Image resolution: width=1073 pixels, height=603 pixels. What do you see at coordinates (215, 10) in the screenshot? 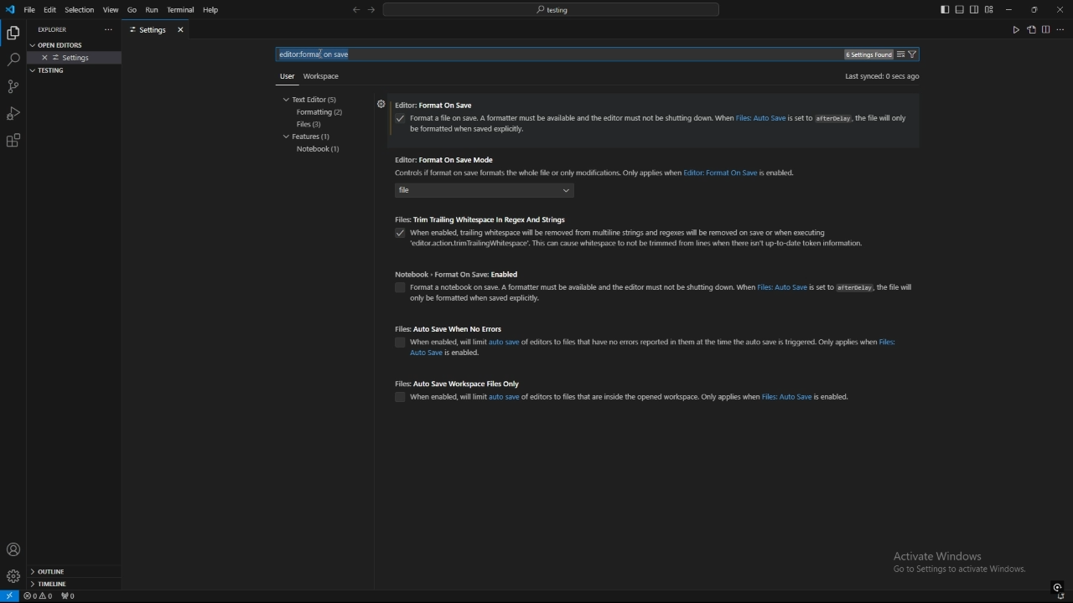
I see `help` at bounding box center [215, 10].